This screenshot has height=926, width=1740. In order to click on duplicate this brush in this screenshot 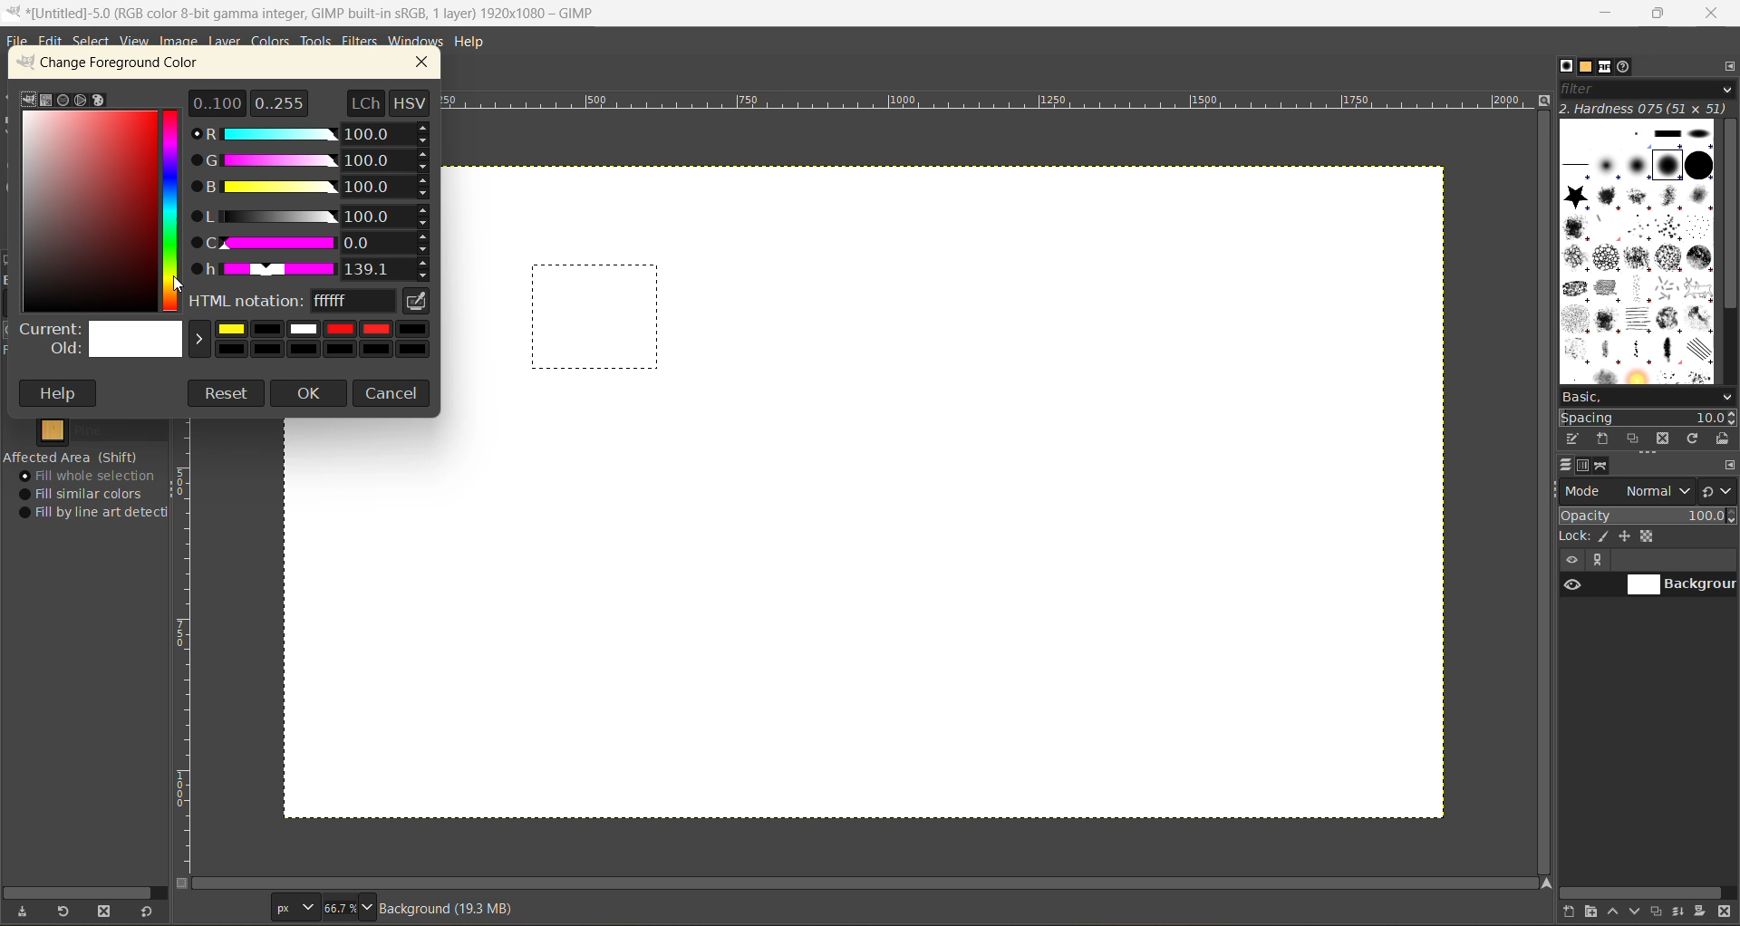, I will do `click(1635, 439)`.